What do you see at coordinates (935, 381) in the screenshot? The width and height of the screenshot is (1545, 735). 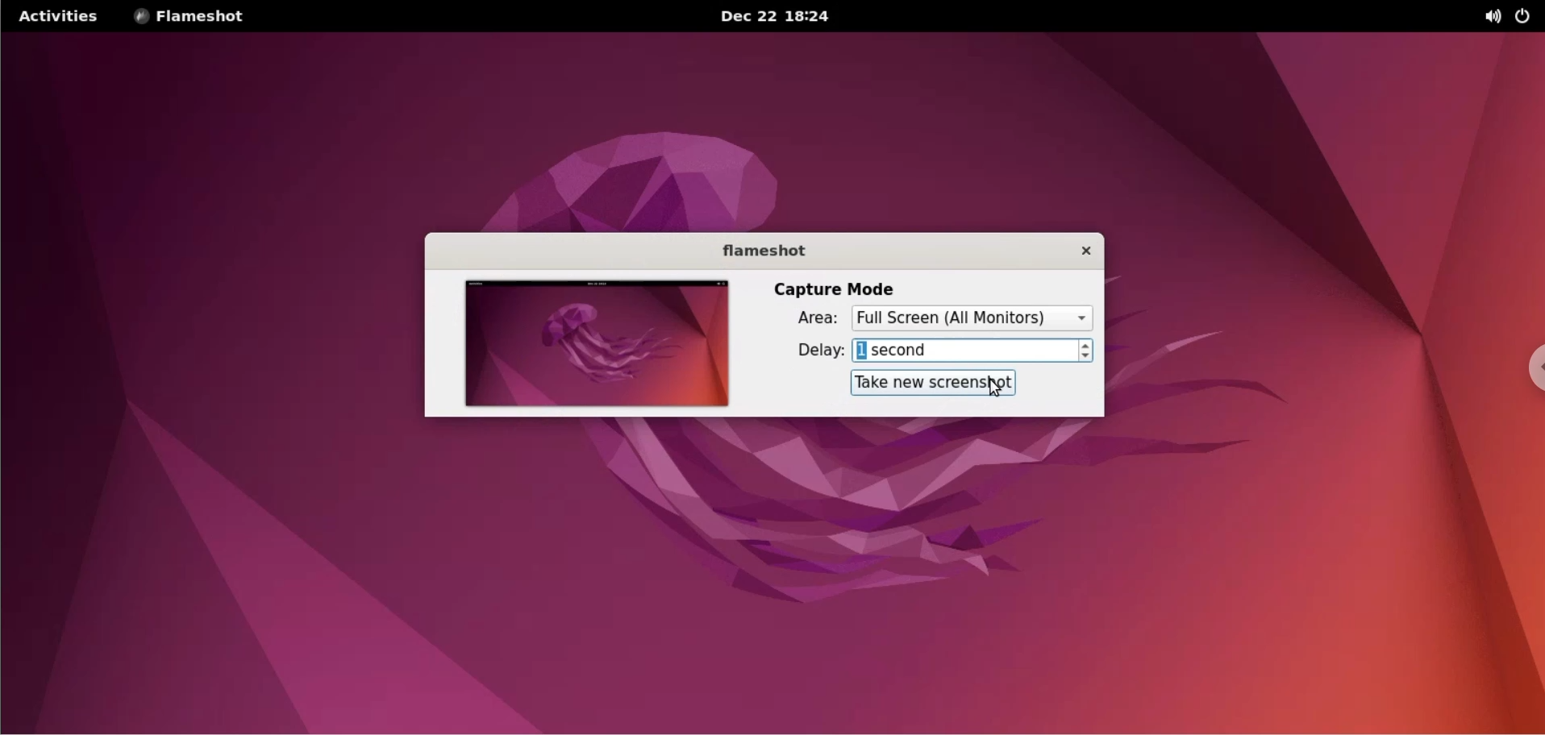 I see `take new screenshot` at bounding box center [935, 381].